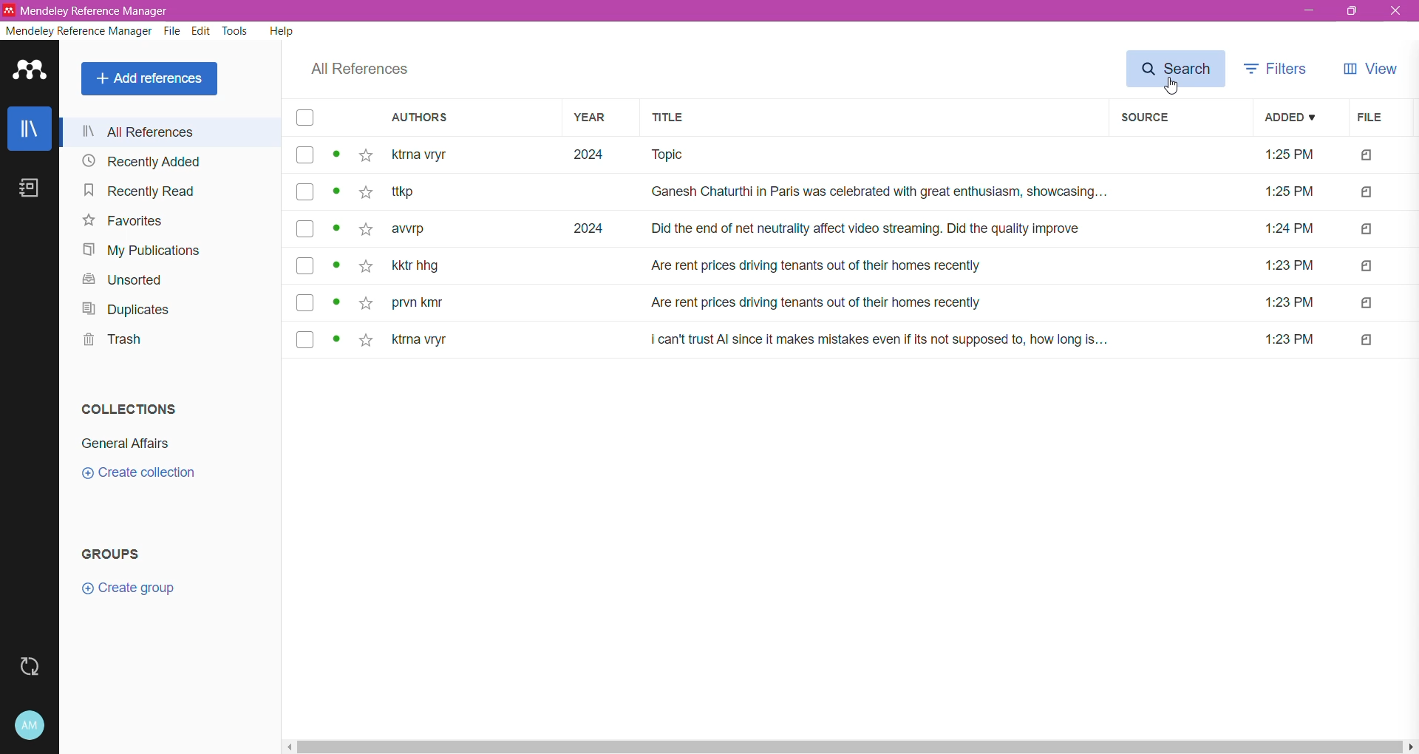 This screenshot has height=754, width=1419. What do you see at coordinates (365, 231) in the screenshot?
I see `click here to add to favourites` at bounding box center [365, 231].